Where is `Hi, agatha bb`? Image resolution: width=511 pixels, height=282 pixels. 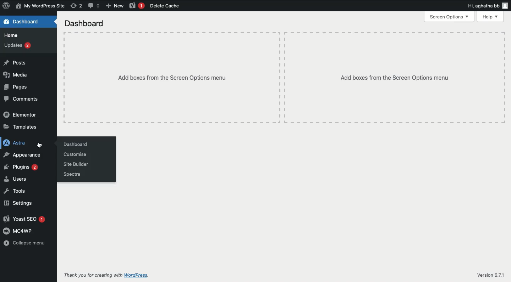
Hi, agatha bb is located at coordinates (482, 7).